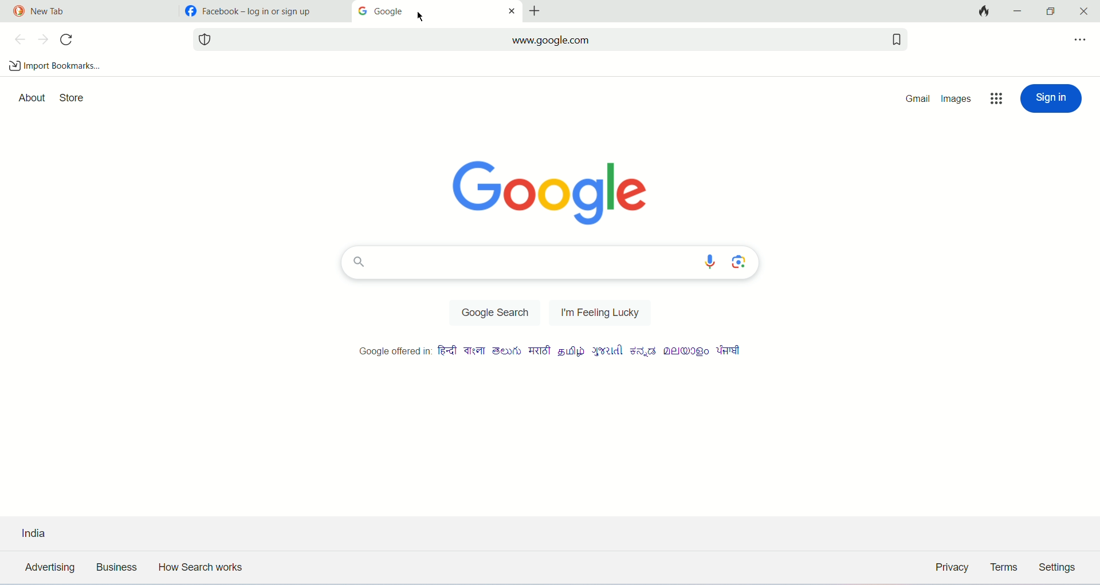 This screenshot has width=1100, height=585. Describe the element at coordinates (424, 18) in the screenshot. I see `cursor` at that location.